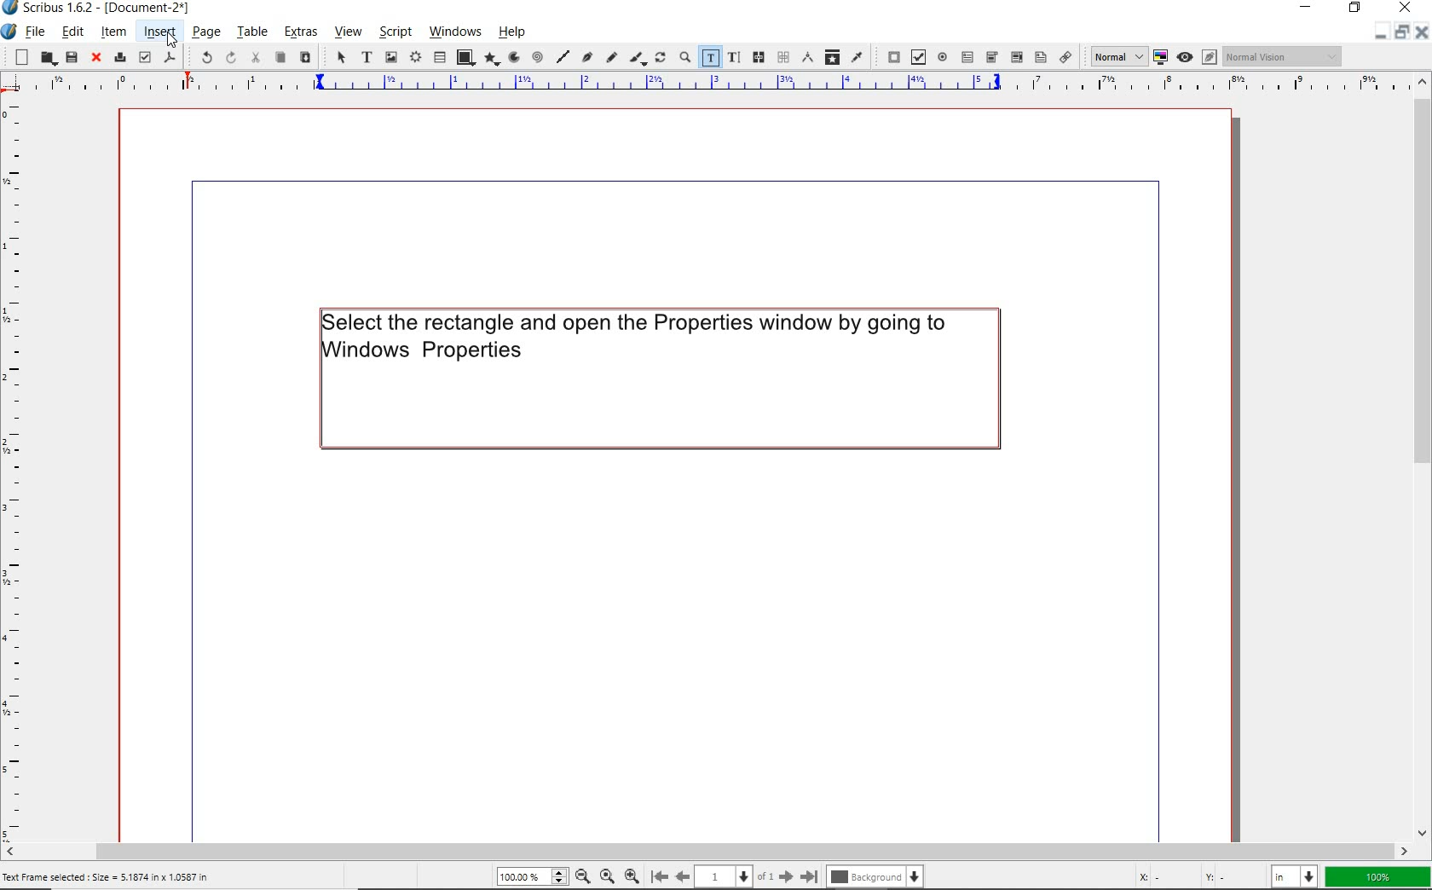  I want to click on go to the first page, so click(658, 876).